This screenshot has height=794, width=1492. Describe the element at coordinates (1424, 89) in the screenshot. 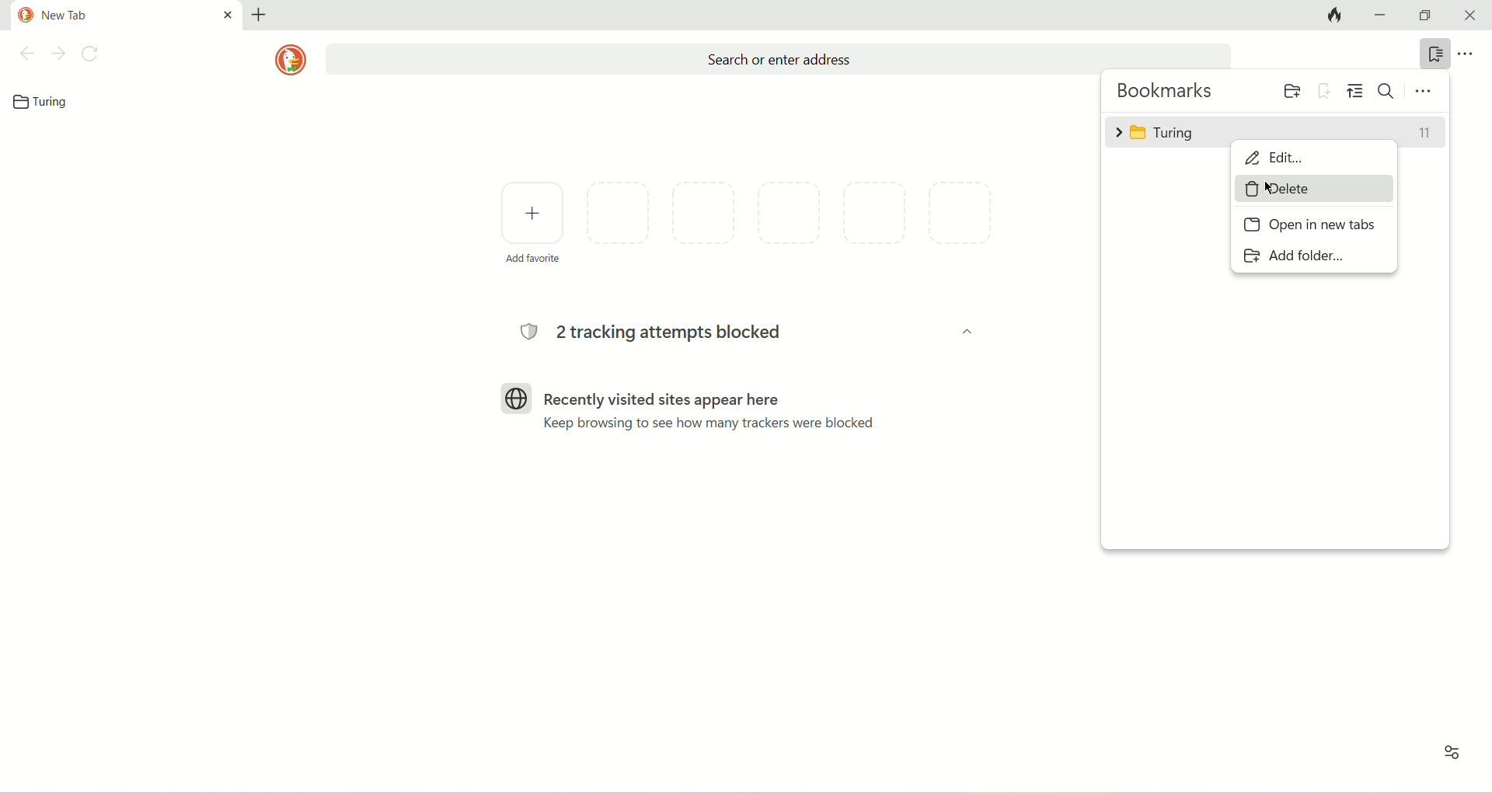

I see `options` at that location.